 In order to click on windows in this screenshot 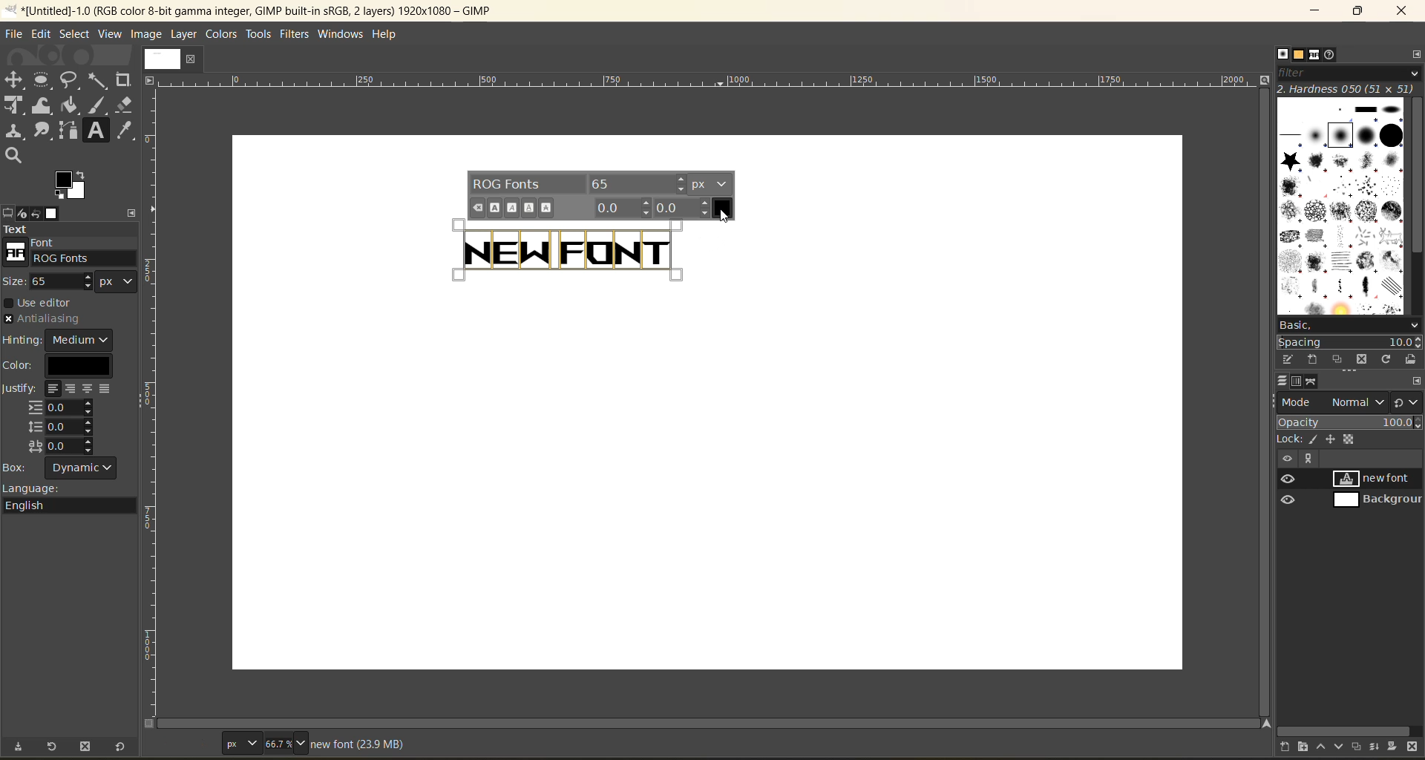, I will do `click(339, 36)`.